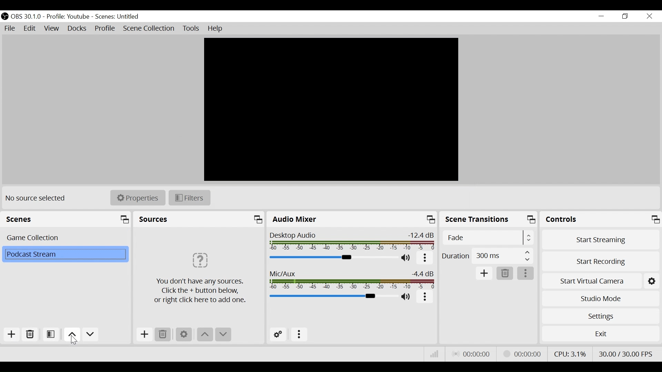 The width and height of the screenshot is (662, 372). Describe the element at coordinates (601, 238) in the screenshot. I see `Start Streaming` at that location.